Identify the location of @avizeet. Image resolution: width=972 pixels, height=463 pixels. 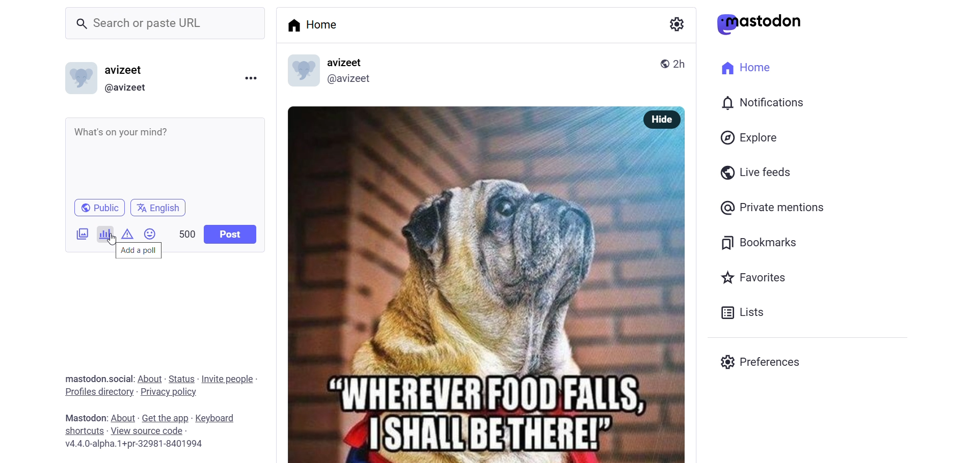
(348, 81).